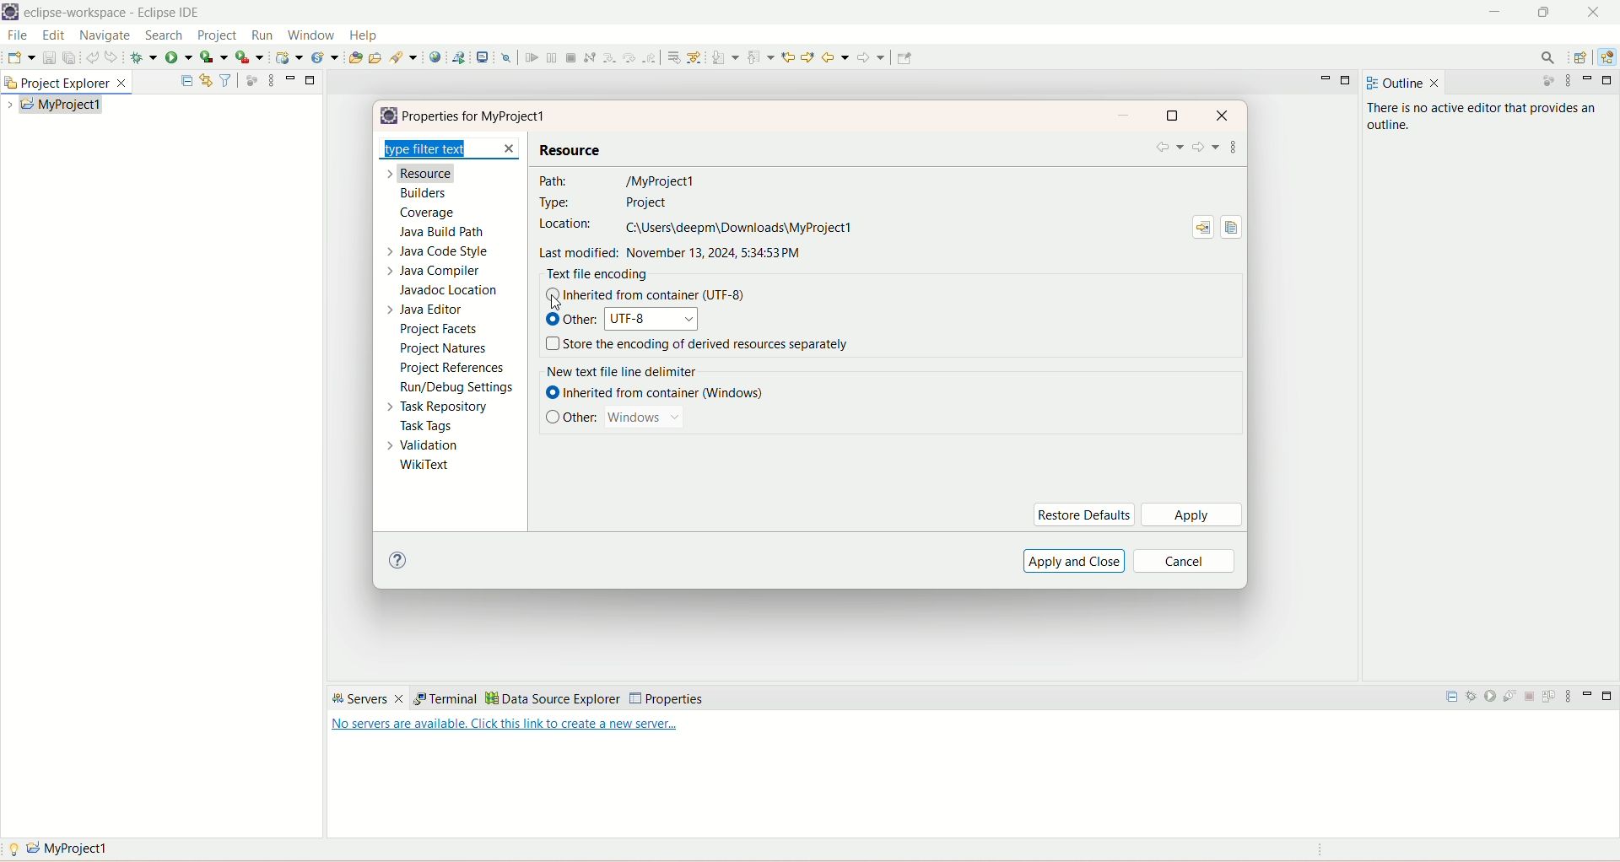 The width and height of the screenshot is (1620, 862). Describe the element at coordinates (760, 57) in the screenshot. I see `previous annotation` at that location.